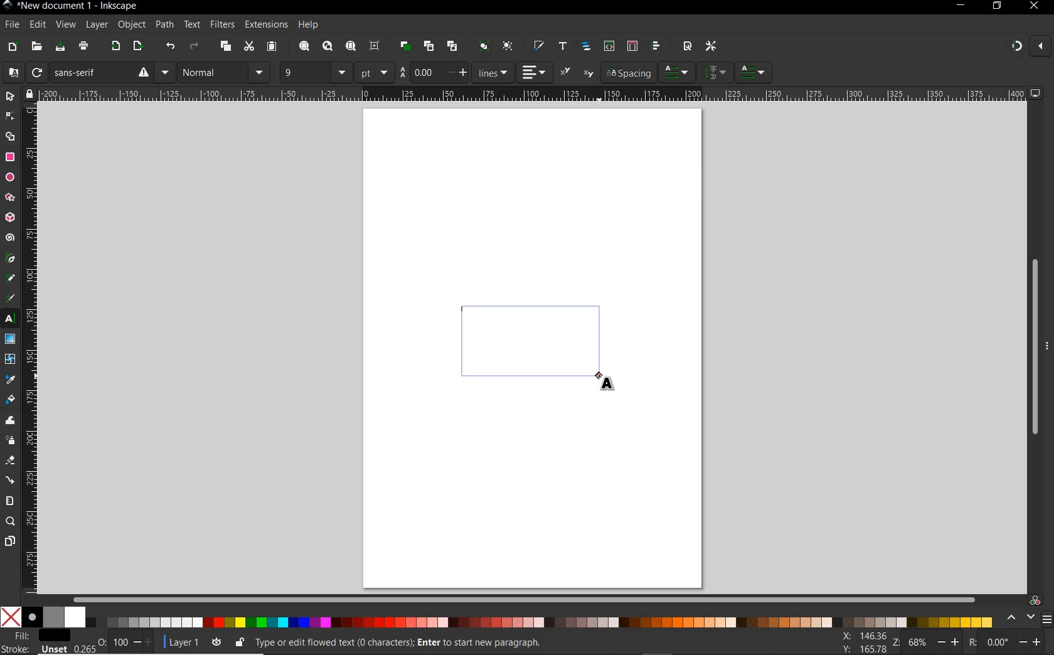 The width and height of the screenshot is (1054, 655). What do you see at coordinates (162, 23) in the screenshot?
I see `path` at bounding box center [162, 23].